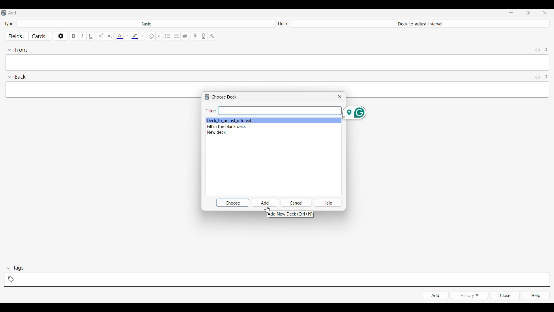 Image resolution: width=554 pixels, height=312 pixels. What do you see at coordinates (470, 295) in the screenshot?
I see `` at bounding box center [470, 295].